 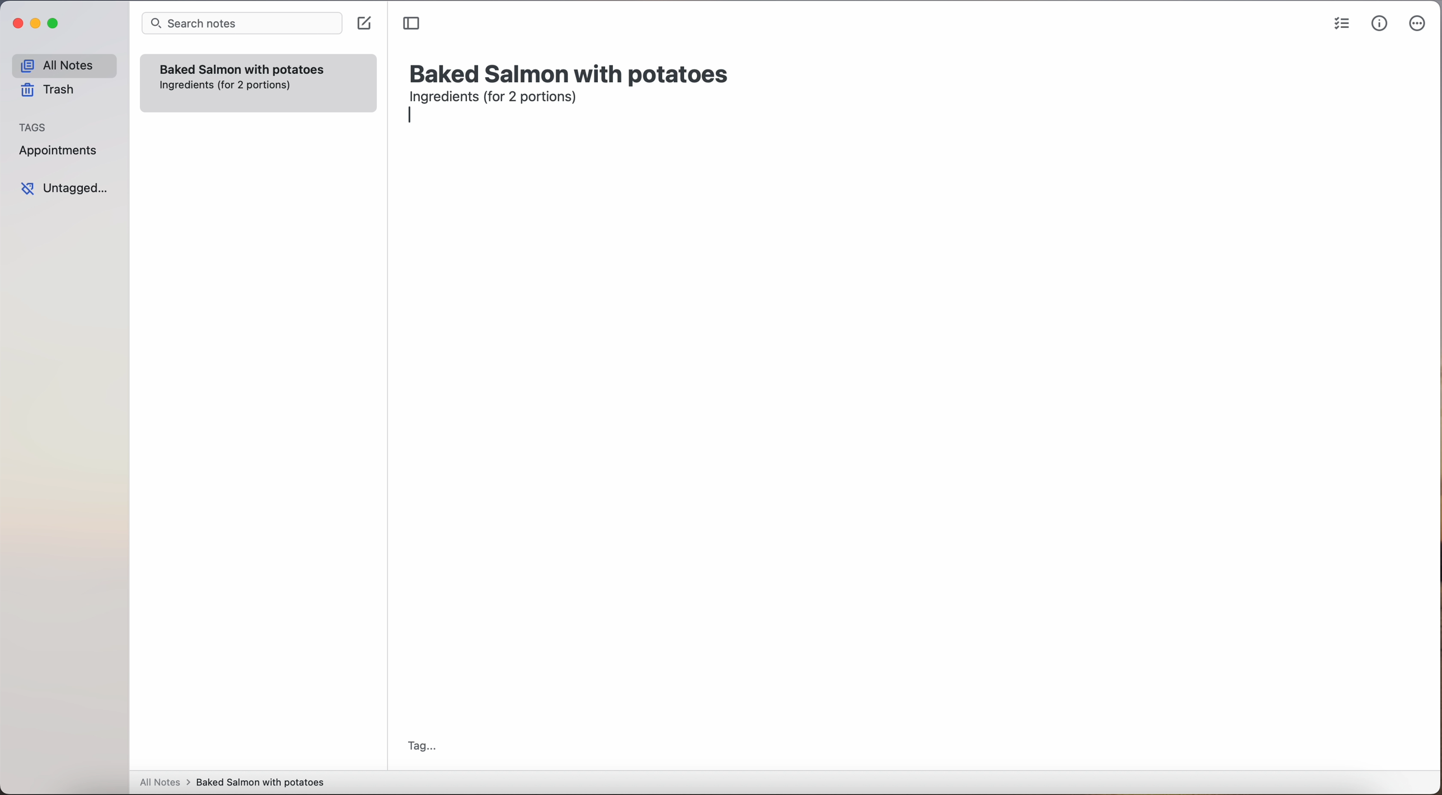 What do you see at coordinates (414, 118) in the screenshot?
I see `enter` at bounding box center [414, 118].